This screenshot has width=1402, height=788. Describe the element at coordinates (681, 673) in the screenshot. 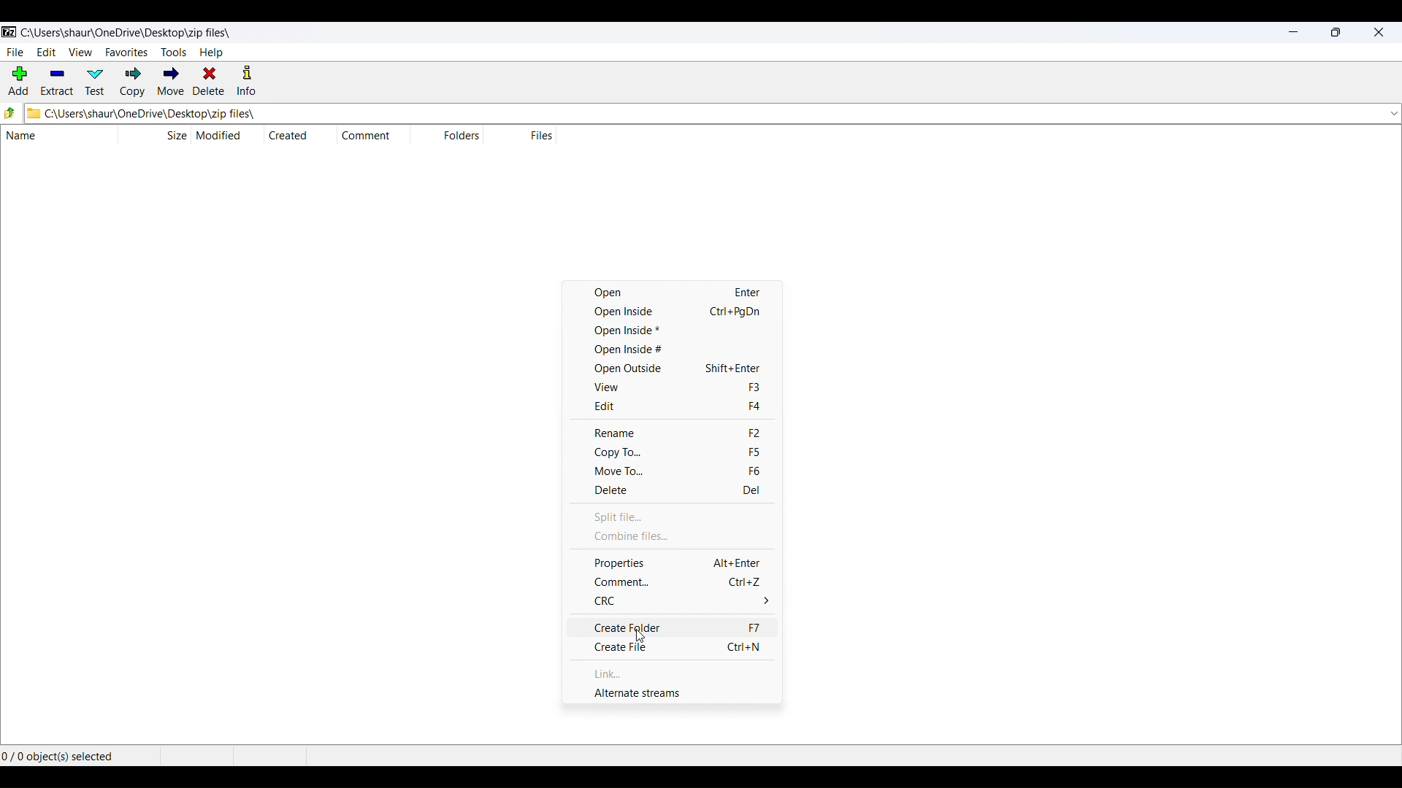

I see `link` at that location.